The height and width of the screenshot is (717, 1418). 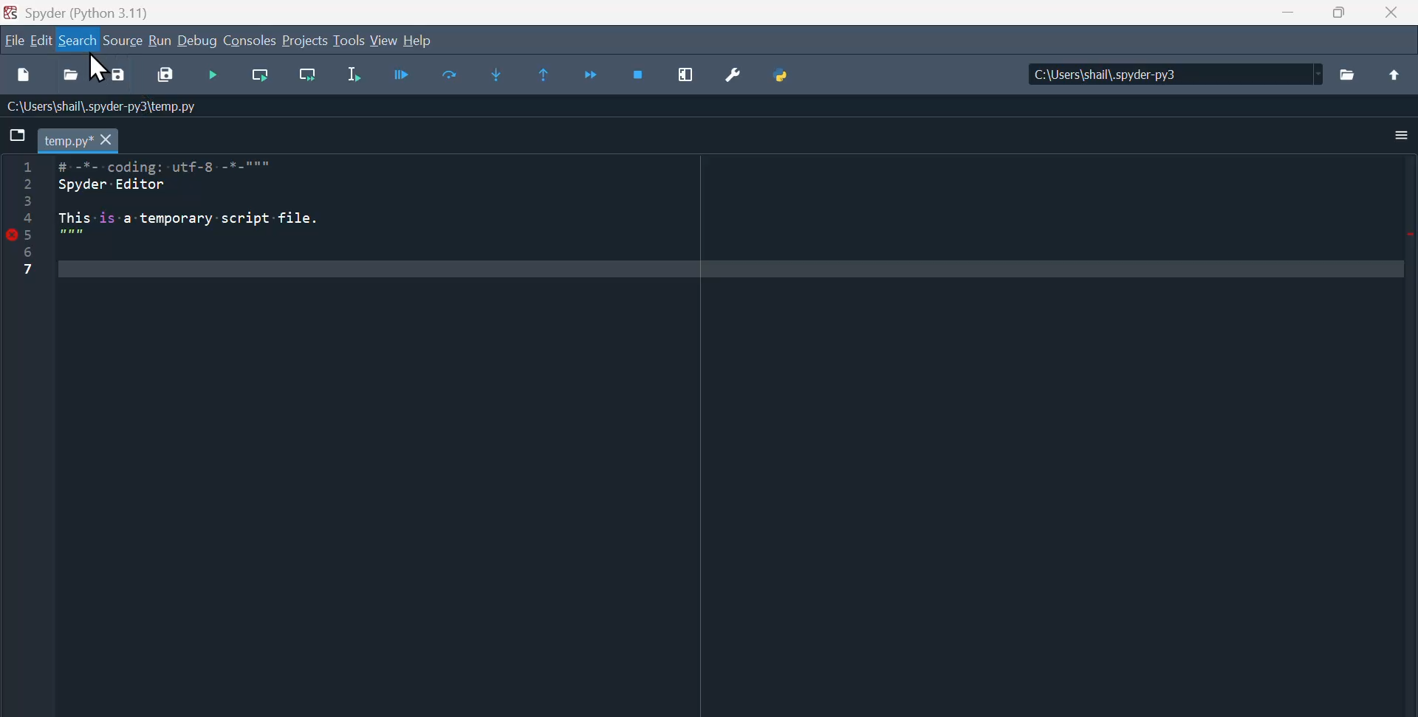 I want to click on Maximise current window, so click(x=681, y=78).